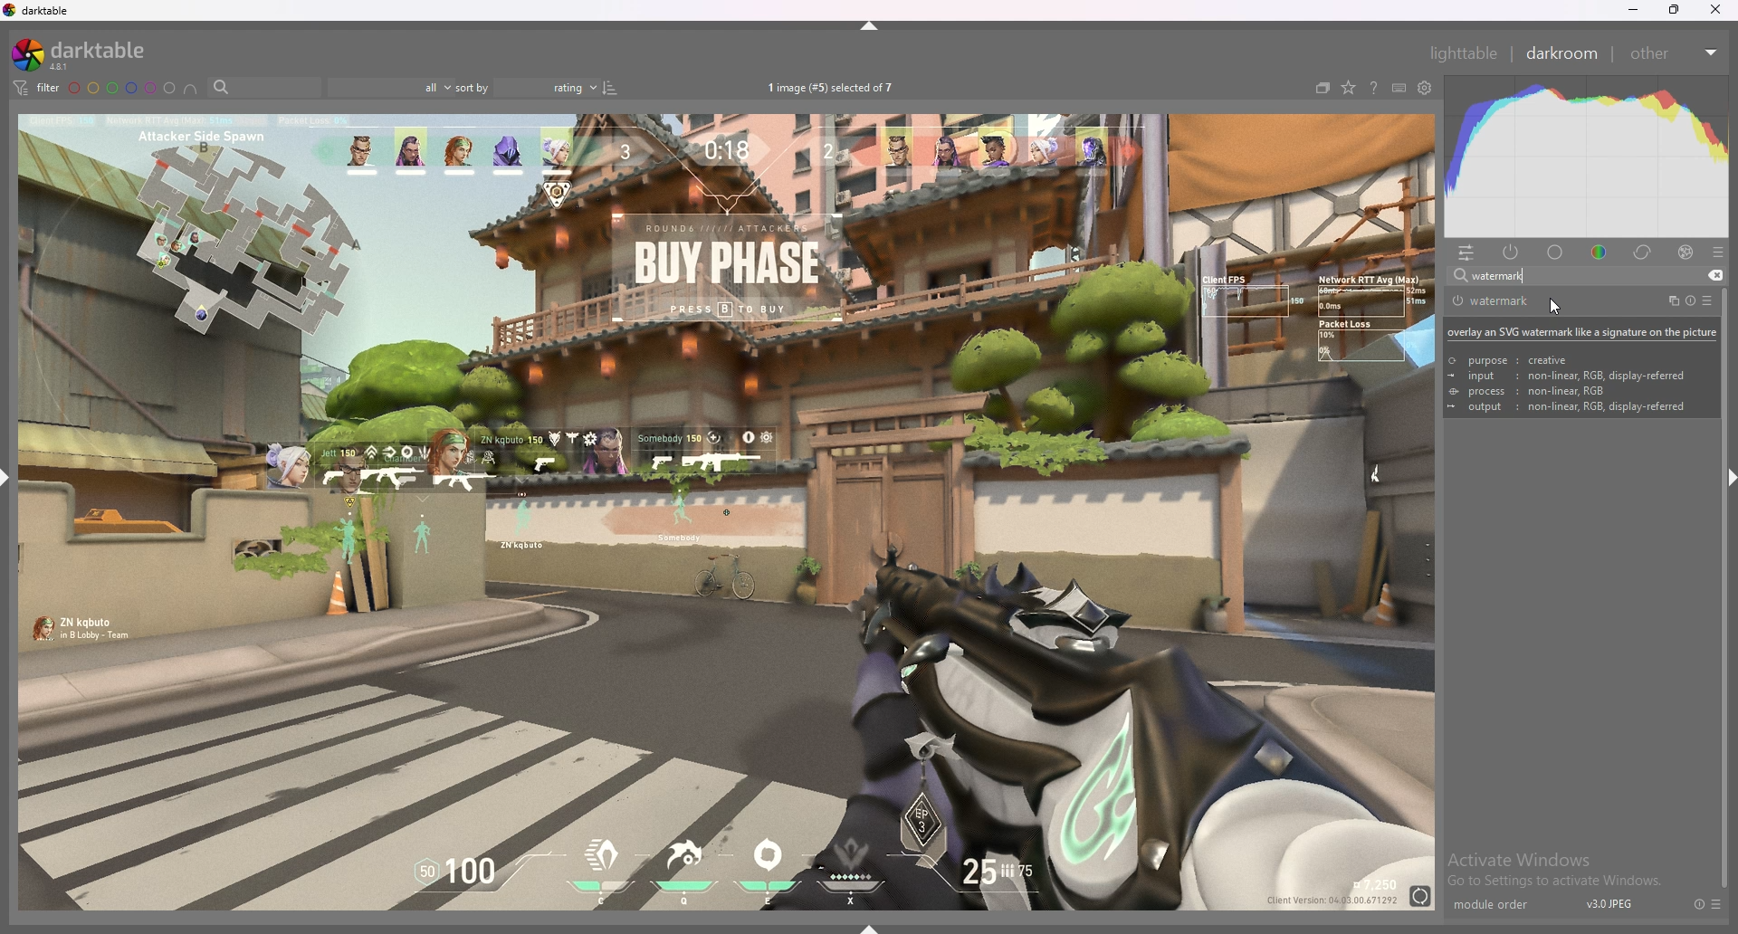 Image resolution: width=1738 pixels, height=934 pixels. What do you see at coordinates (1707, 300) in the screenshot?
I see `presets` at bounding box center [1707, 300].